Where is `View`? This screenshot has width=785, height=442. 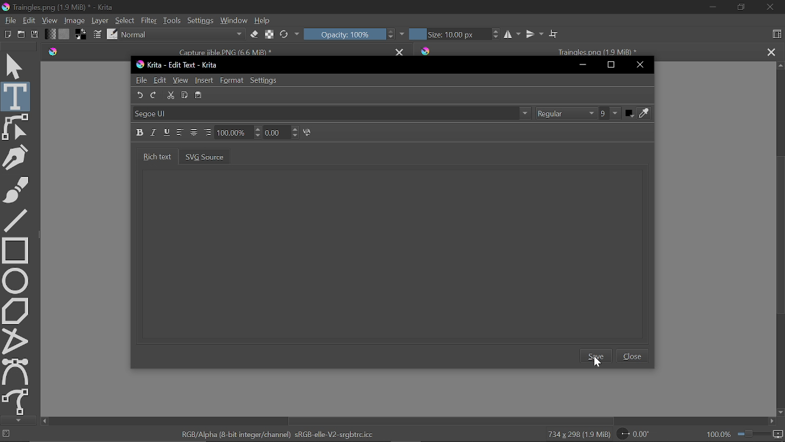 View is located at coordinates (51, 20).